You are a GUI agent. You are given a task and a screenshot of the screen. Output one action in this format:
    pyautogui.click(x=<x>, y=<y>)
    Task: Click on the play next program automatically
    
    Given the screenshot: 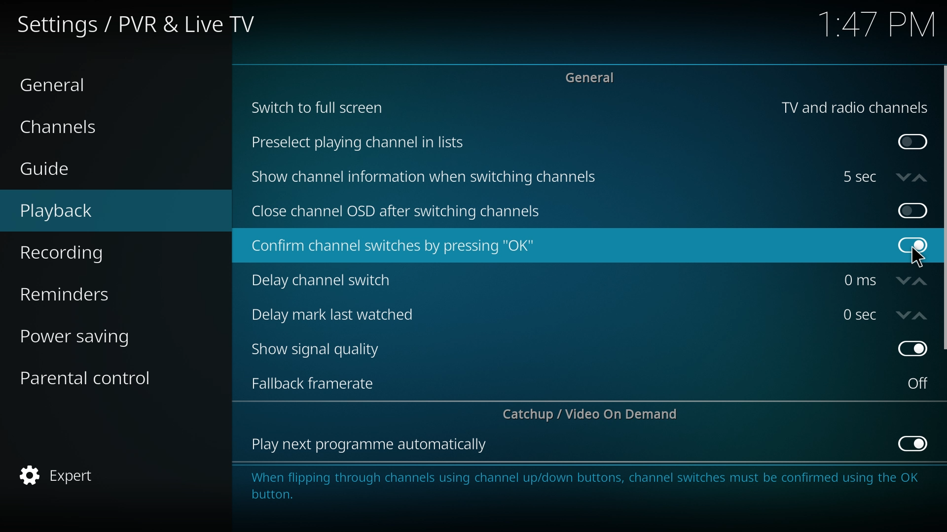 What is the action you would take?
    pyautogui.click(x=370, y=445)
    